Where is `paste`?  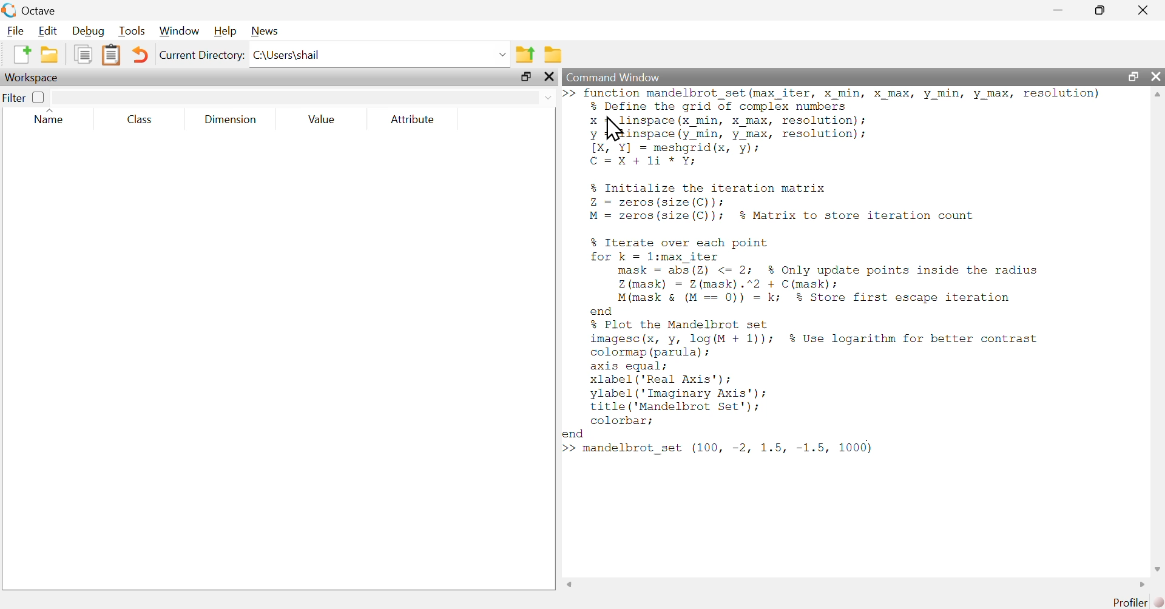
paste is located at coordinates (112, 54).